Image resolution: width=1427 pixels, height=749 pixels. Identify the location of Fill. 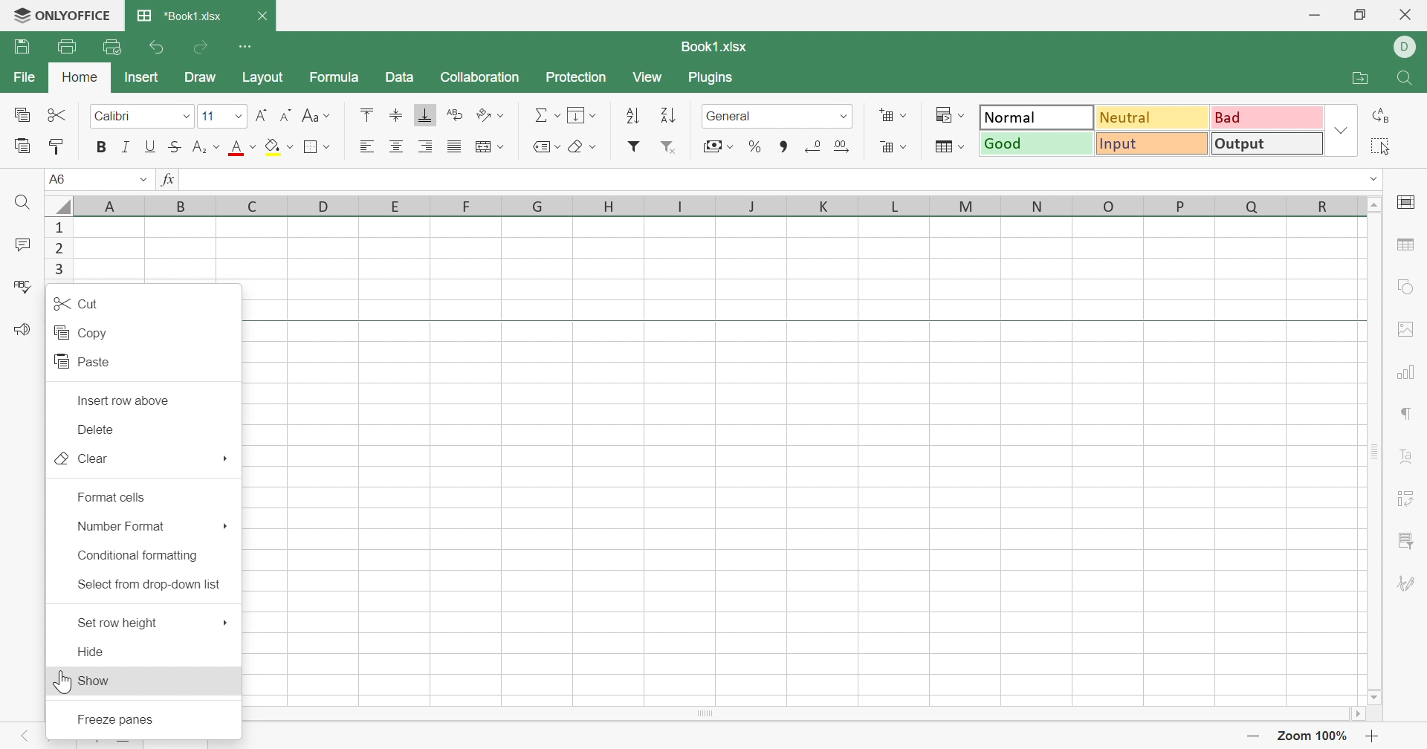
(580, 113).